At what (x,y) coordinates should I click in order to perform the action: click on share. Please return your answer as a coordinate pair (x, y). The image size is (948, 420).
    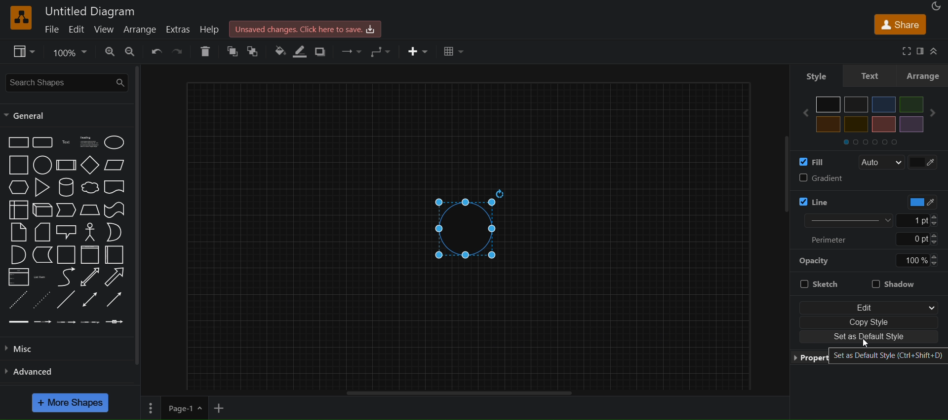
    Looking at the image, I should click on (900, 24).